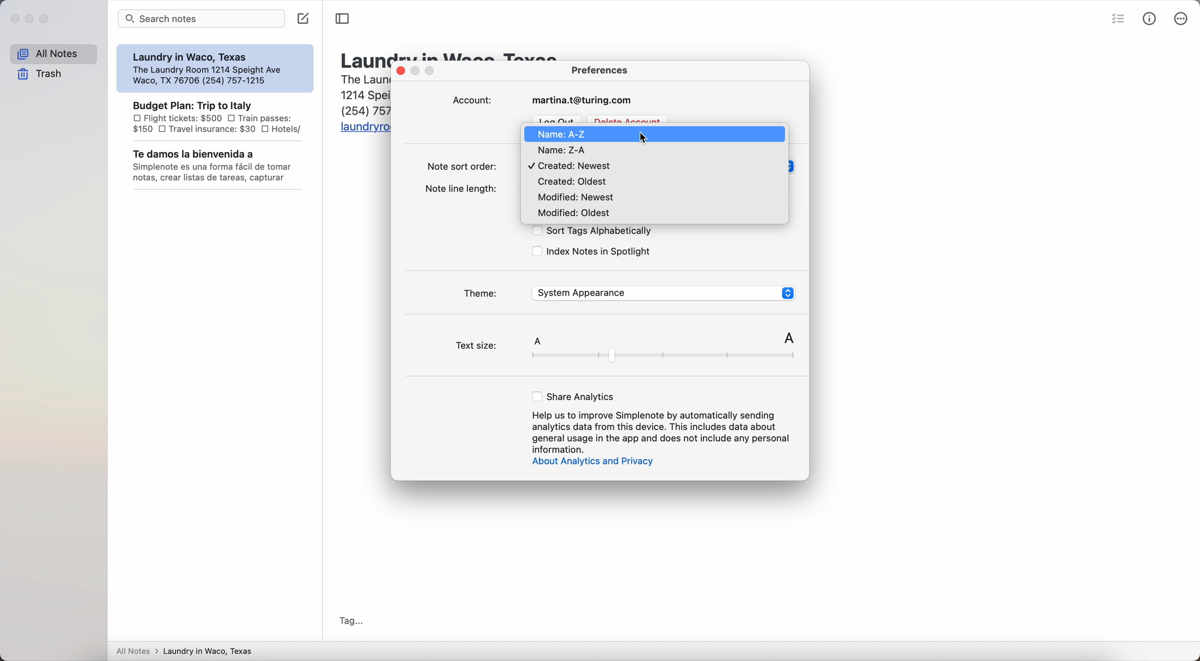 The width and height of the screenshot is (1200, 661). I want to click on minimize Simplenote, so click(31, 19).